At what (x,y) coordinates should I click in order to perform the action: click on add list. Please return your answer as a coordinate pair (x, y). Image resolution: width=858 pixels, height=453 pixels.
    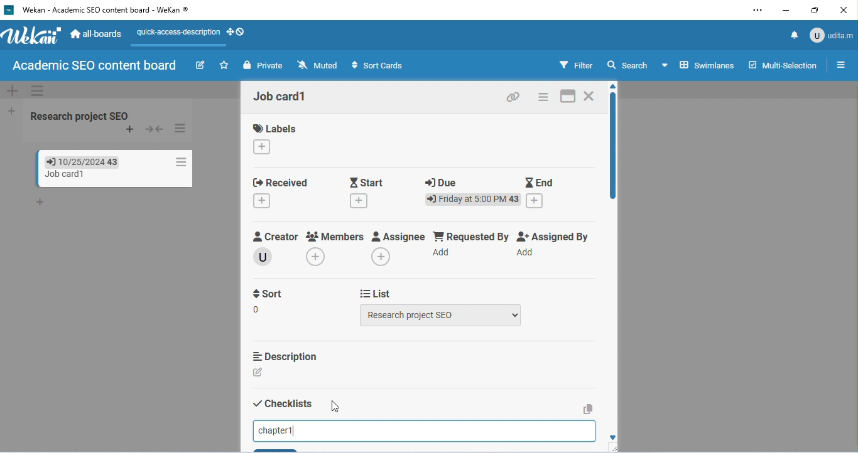
    Looking at the image, I should click on (9, 110).